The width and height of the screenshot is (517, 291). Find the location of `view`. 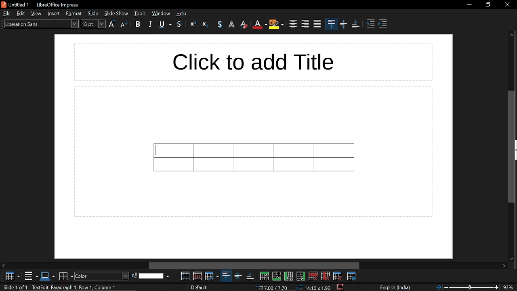

view is located at coordinates (37, 13).